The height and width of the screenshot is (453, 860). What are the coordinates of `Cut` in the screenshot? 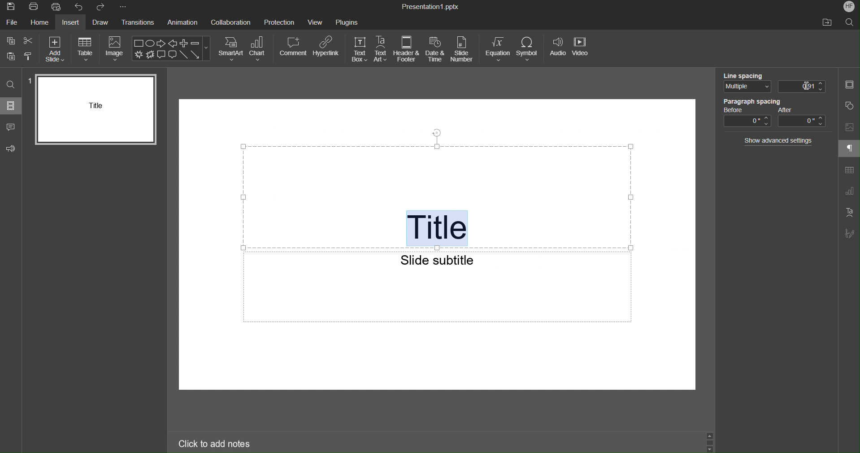 It's located at (29, 40).